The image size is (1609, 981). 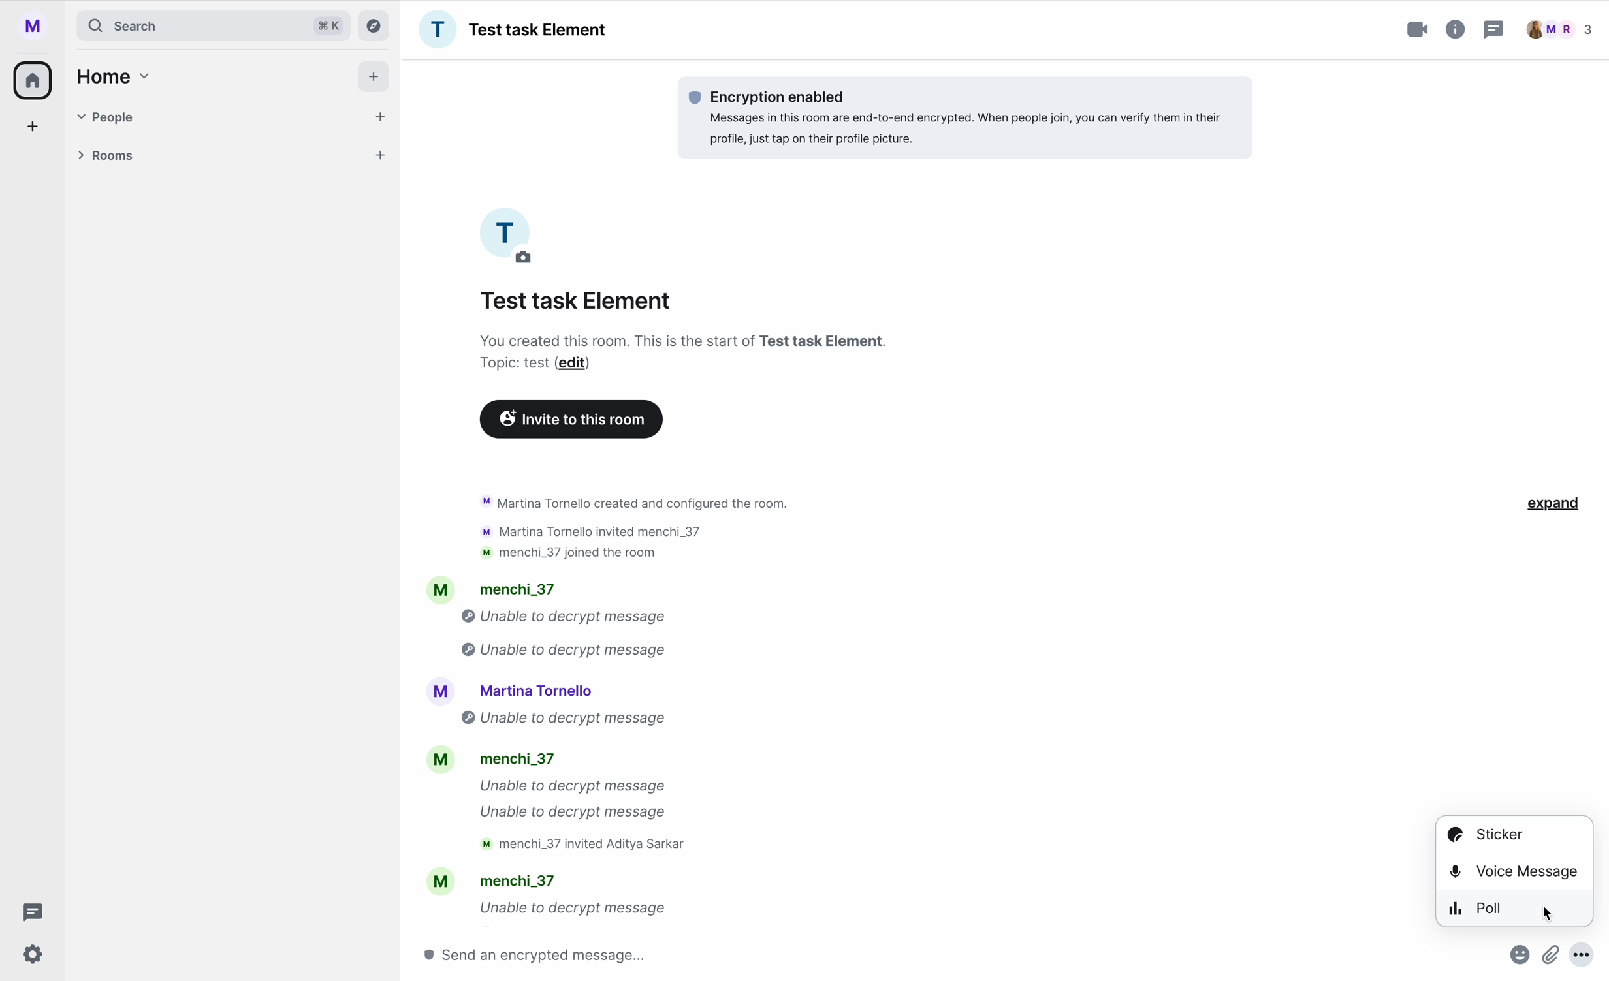 What do you see at coordinates (697, 339) in the screenshot?
I see `You created this room. This is the start of Test task Element.` at bounding box center [697, 339].